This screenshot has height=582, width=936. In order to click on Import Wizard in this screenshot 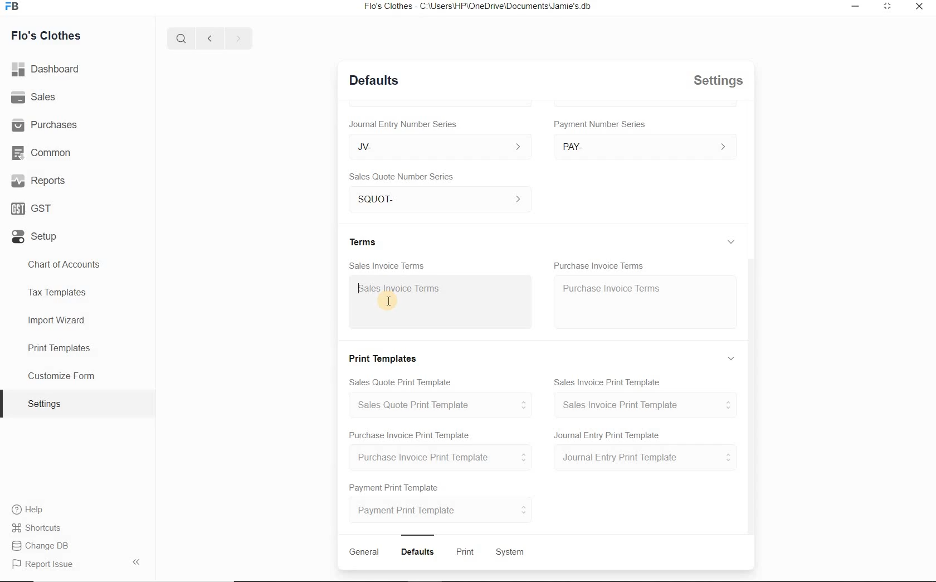, I will do `click(57, 322)`.